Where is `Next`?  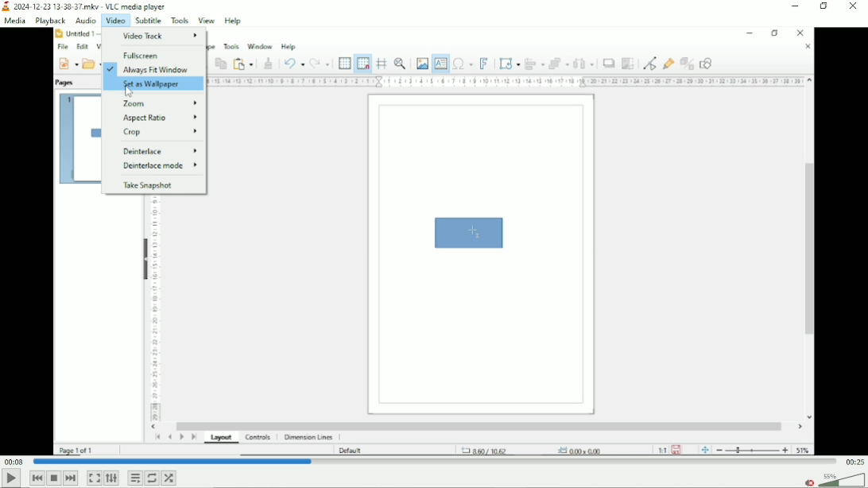 Next is located at coordinates (71, 478).